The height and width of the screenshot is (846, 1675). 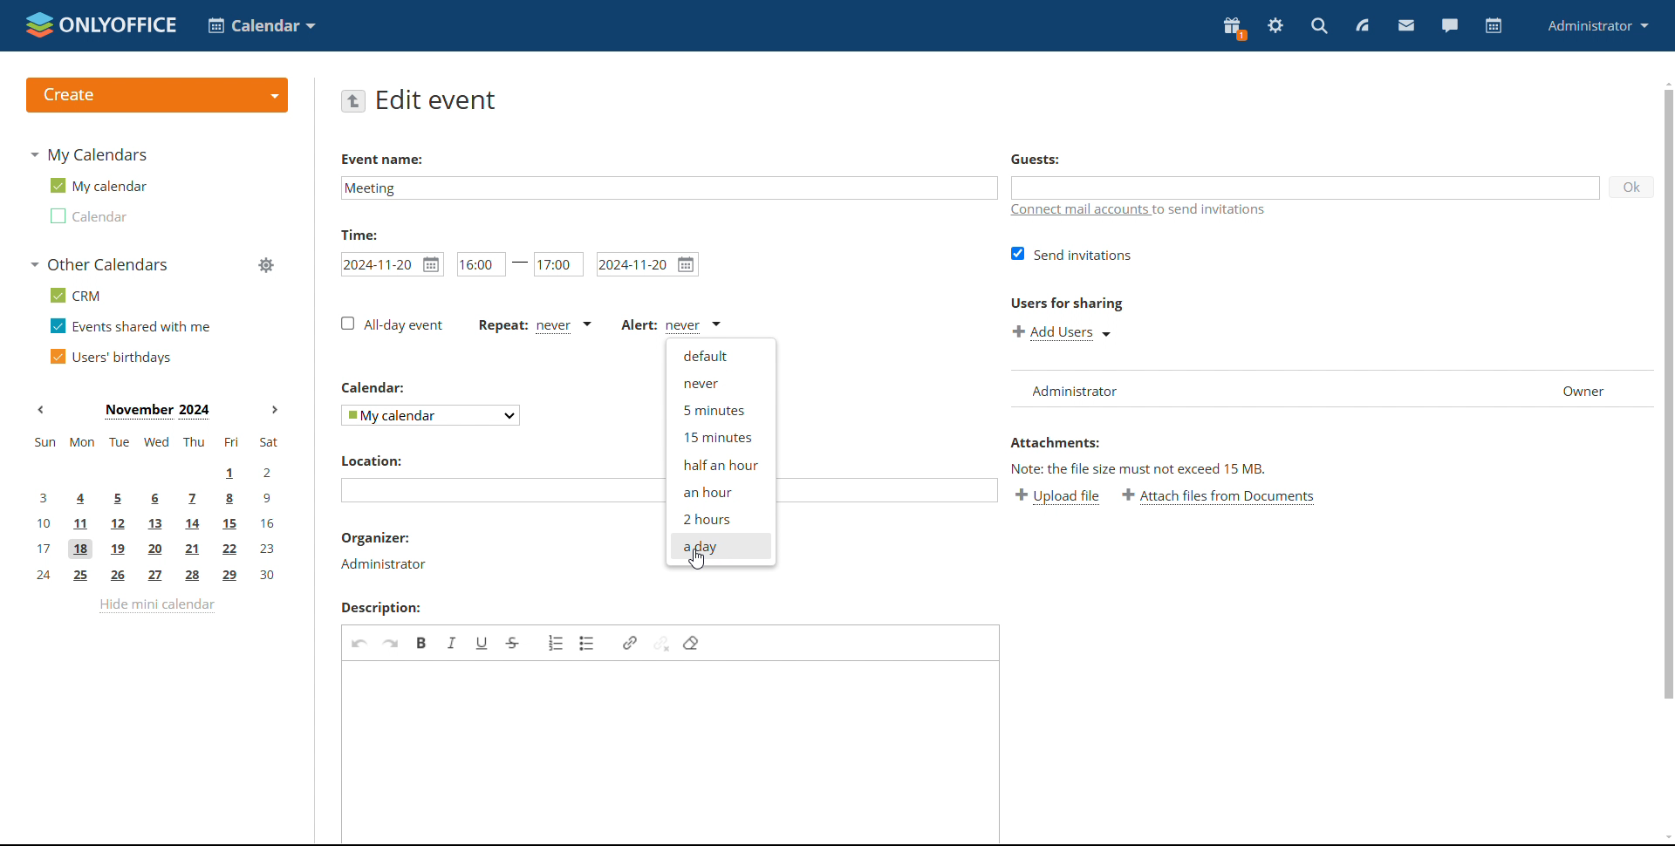 I want to click on users' birthdays , so click(x=110, y=357).